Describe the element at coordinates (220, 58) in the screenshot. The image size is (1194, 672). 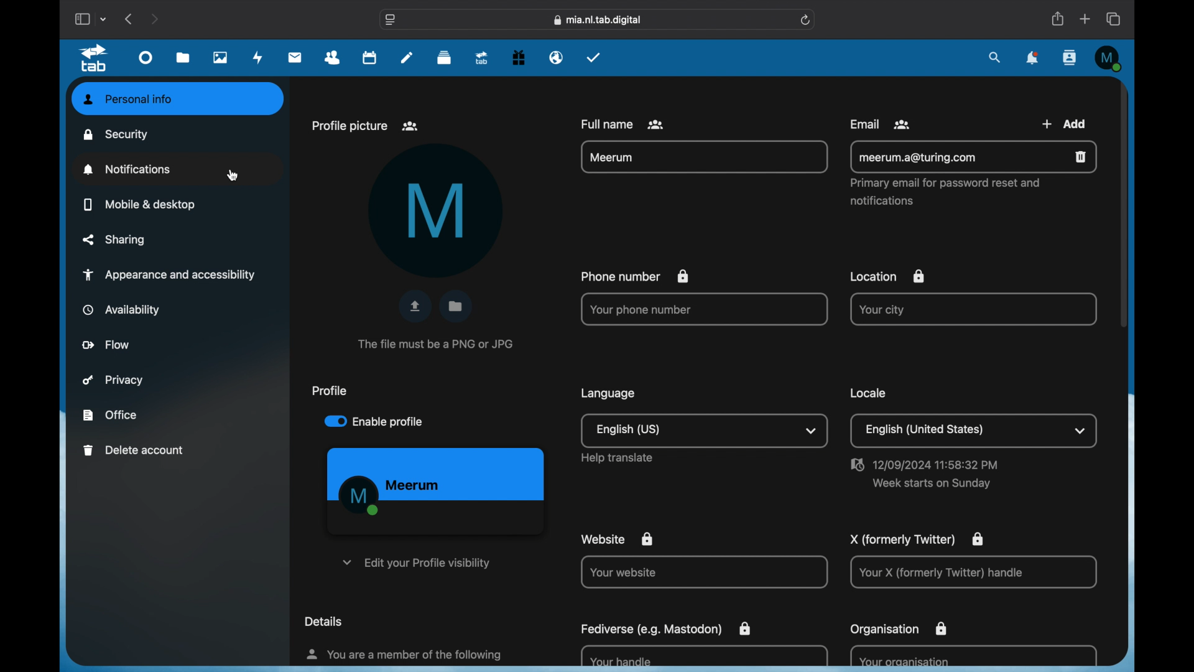
I see `photos` at that location.